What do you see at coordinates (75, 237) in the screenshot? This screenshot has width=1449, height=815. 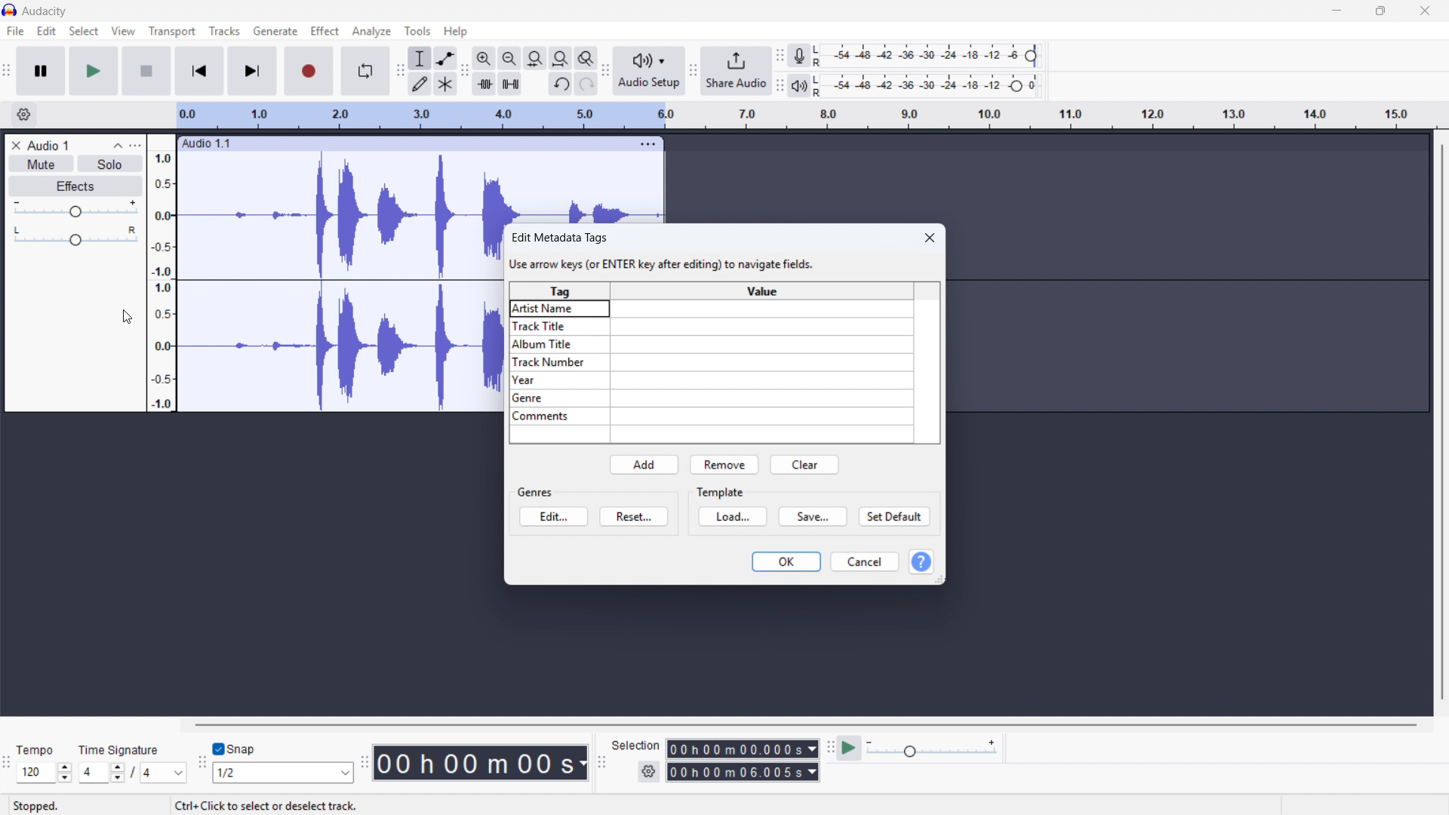 I see `pan` at bounding box center [75, 237].